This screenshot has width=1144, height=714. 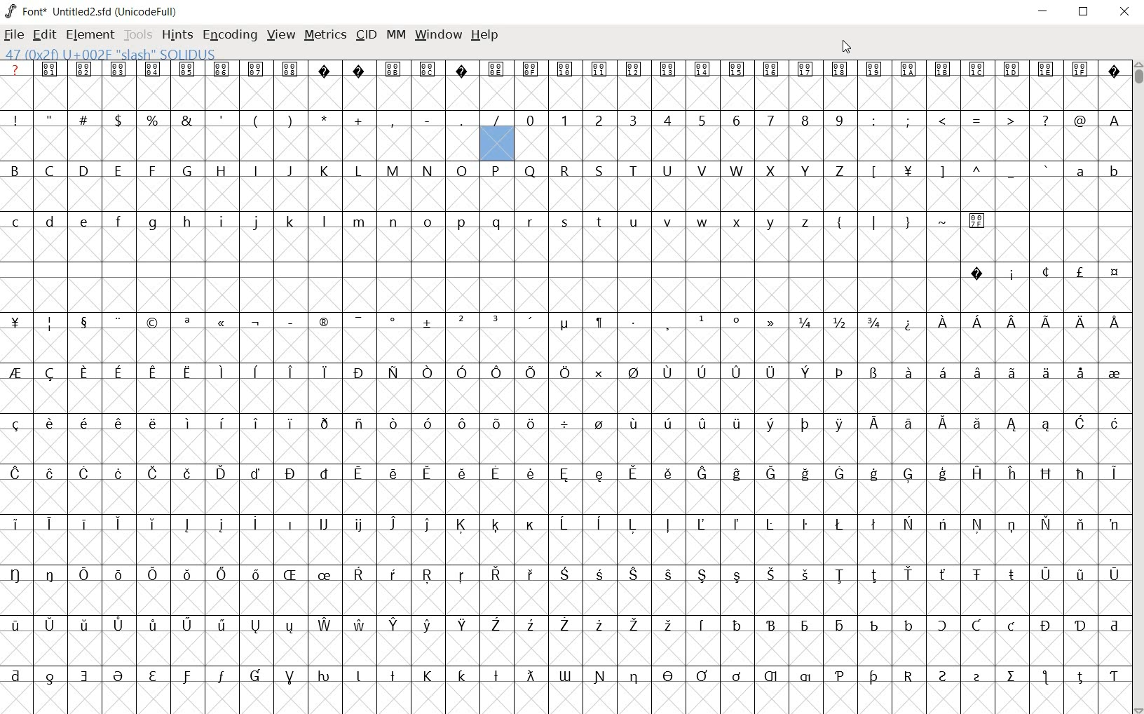 I want to click on empty cells, so click(x=566, y=696).